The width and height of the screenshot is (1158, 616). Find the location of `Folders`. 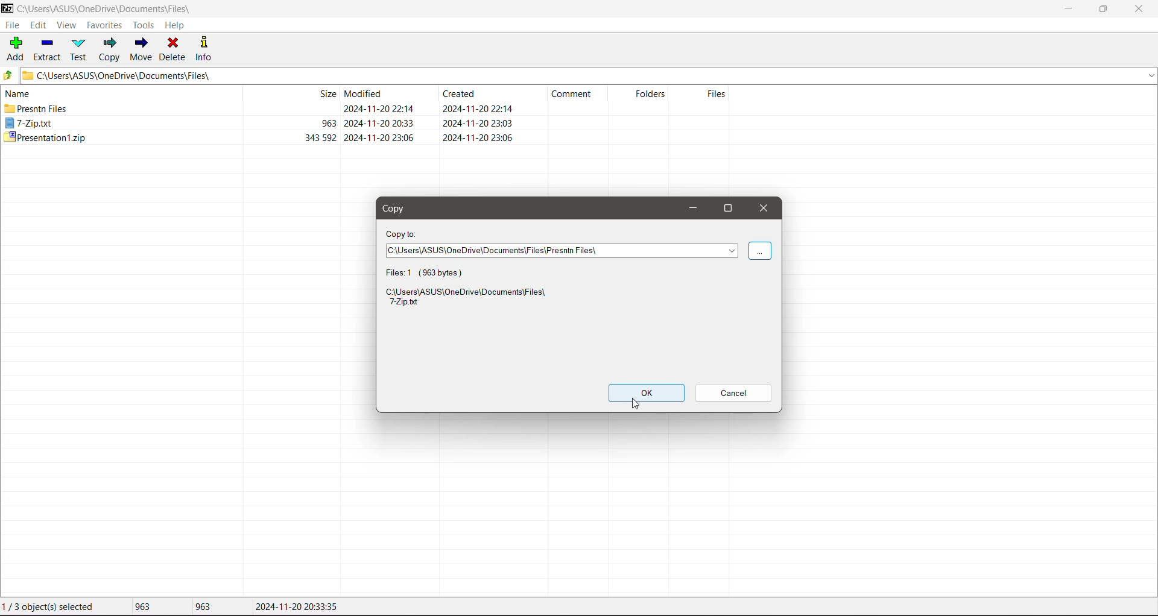

Folders is located at coordinates (645, 98).